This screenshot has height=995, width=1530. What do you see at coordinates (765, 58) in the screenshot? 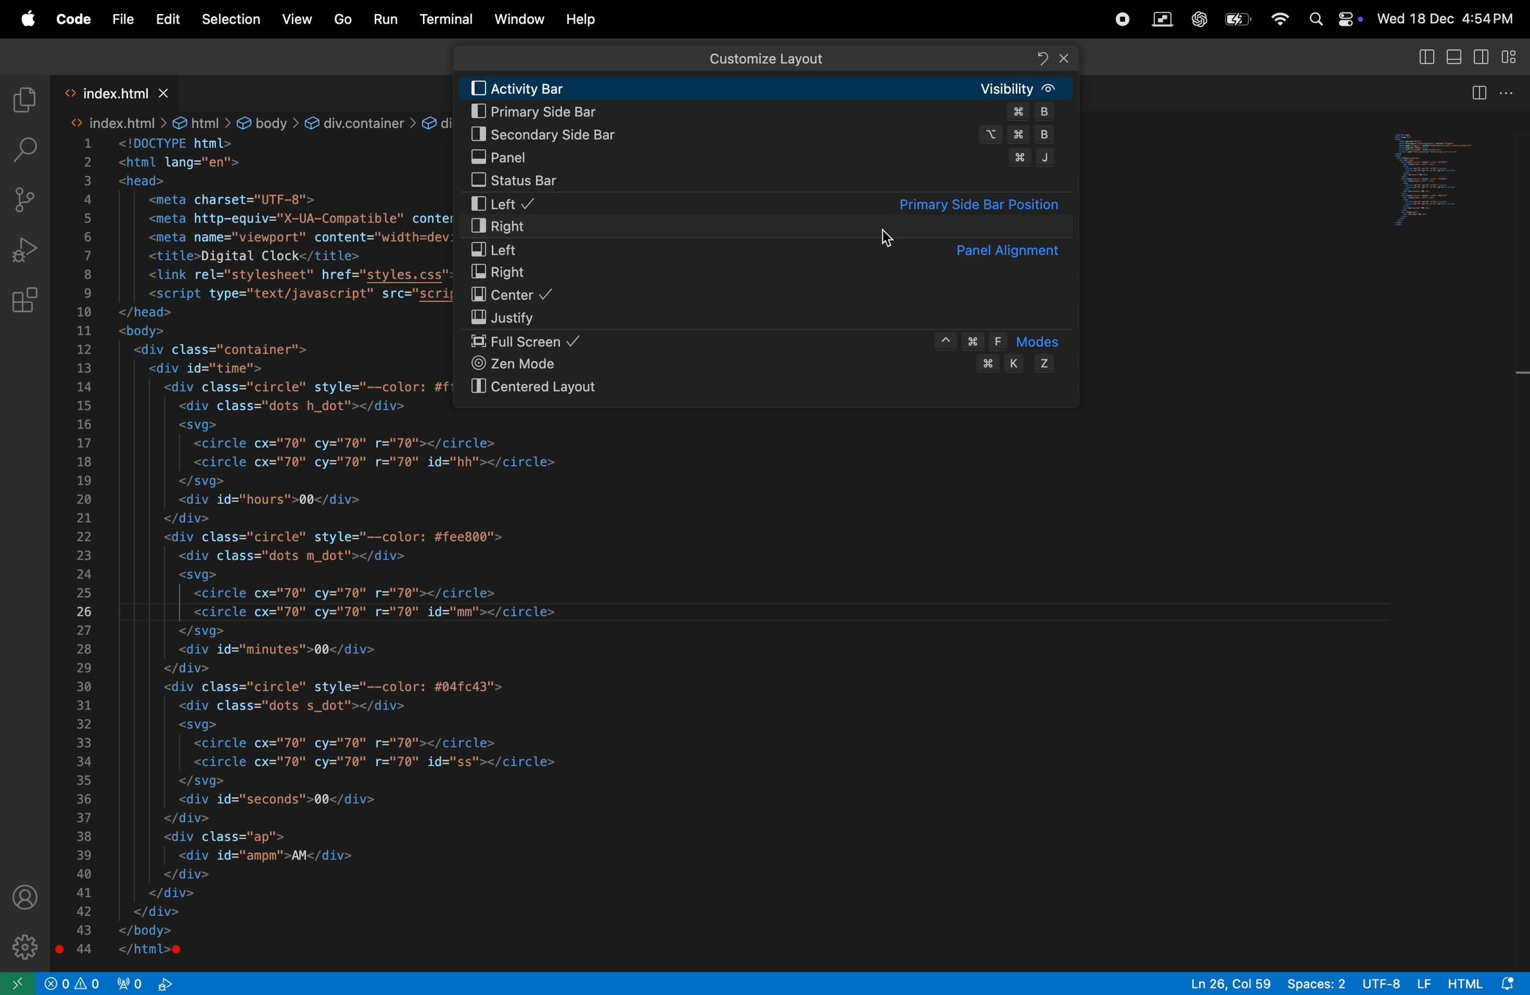
I see `Customize Layout` at bounding box center [765, 58].